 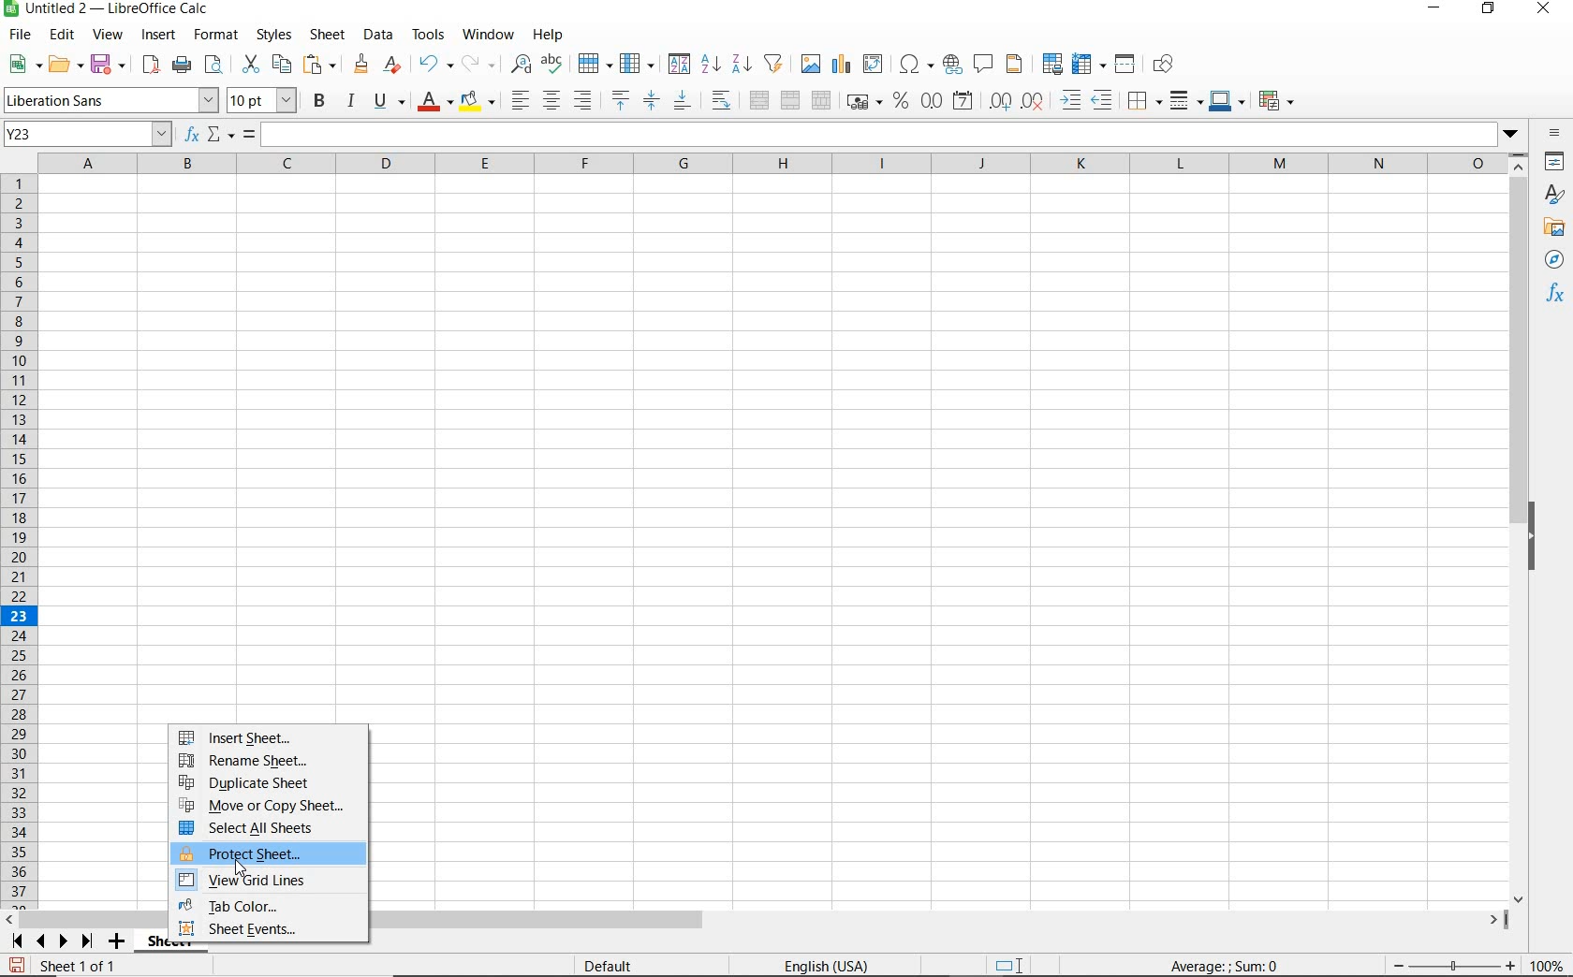 What do you see at coordinates (119, 942) in the screenshot?
I see `ADD SHEET` at bounding box center [119, 942].